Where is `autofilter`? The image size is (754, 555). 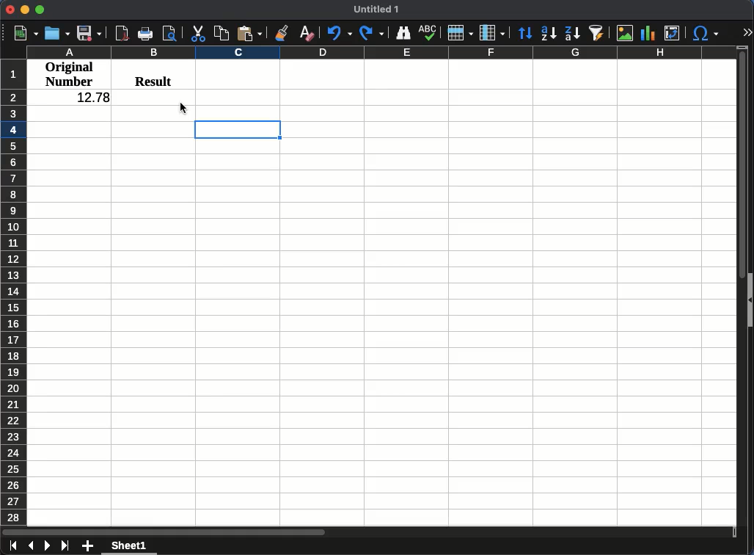 autofilter is located at coordinates (598, 32).